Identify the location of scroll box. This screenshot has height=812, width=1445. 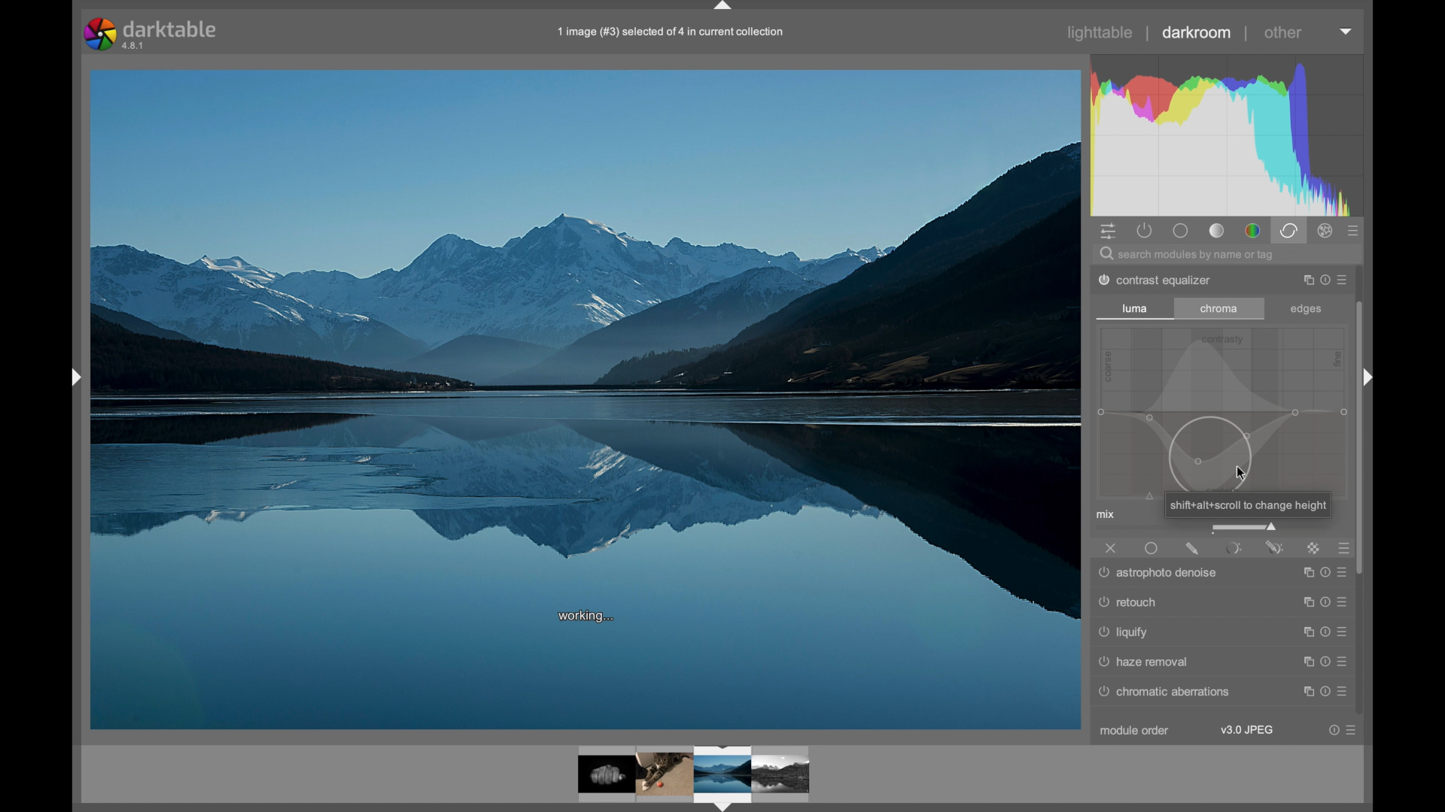
(1360, 478).